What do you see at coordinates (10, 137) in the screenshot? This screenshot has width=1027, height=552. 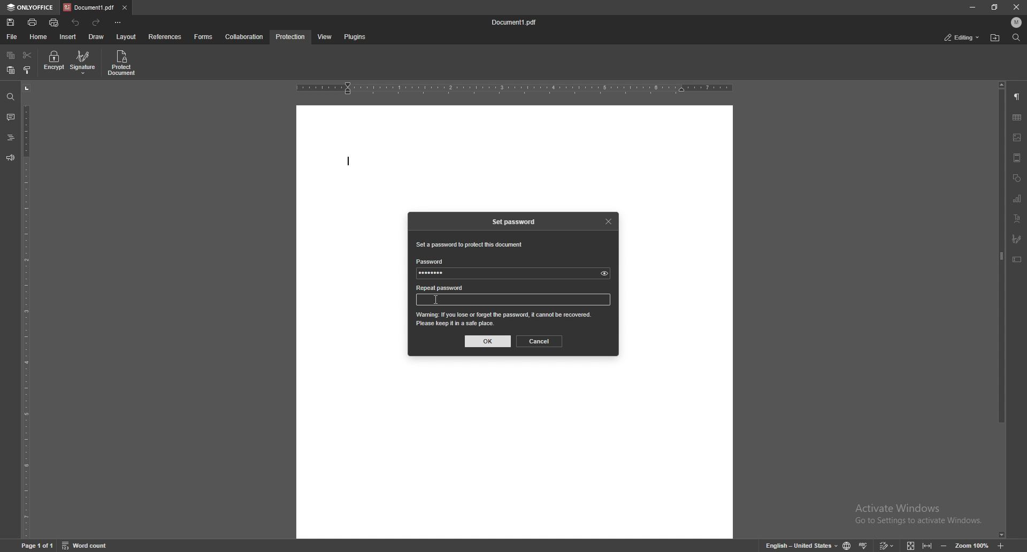 I see `headings` at bounding box center [10, 137].